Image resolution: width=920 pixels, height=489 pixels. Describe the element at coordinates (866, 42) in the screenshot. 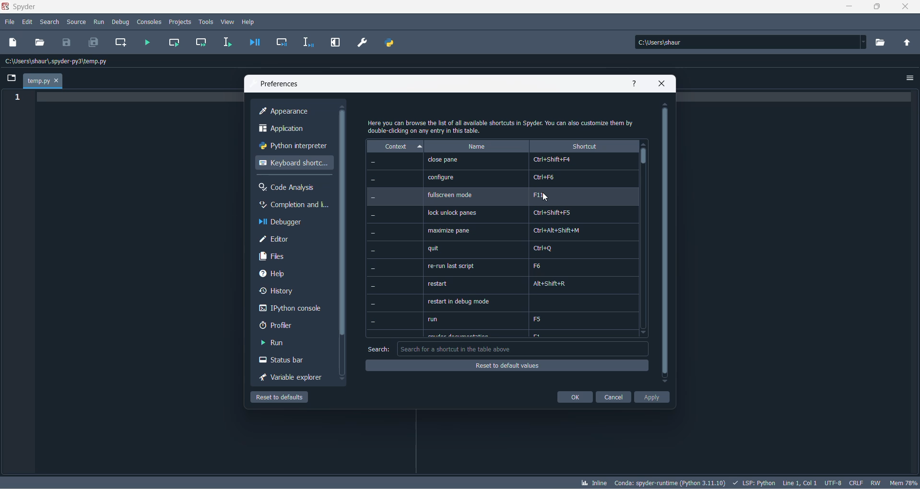

I see `path dropdown` at that location.